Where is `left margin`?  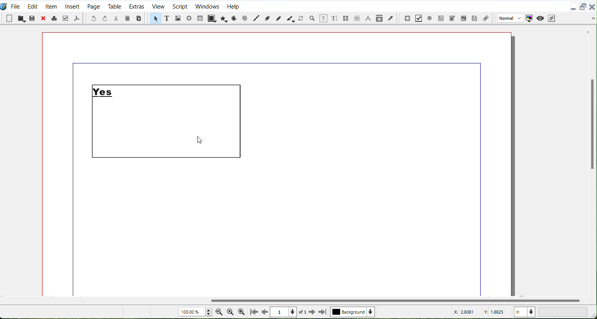
left margin is located at coordinates (72, 182).